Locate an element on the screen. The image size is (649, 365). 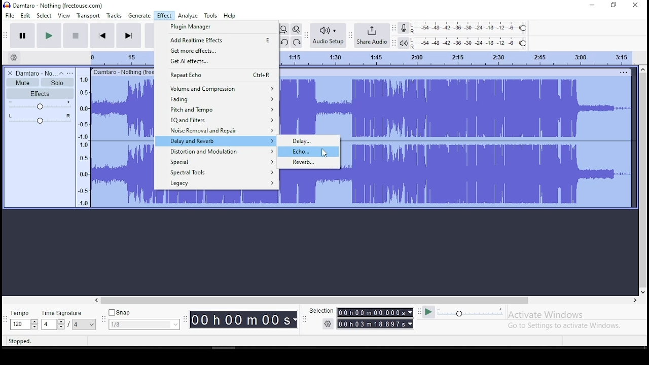
edit is located at coordinates (26, 15).